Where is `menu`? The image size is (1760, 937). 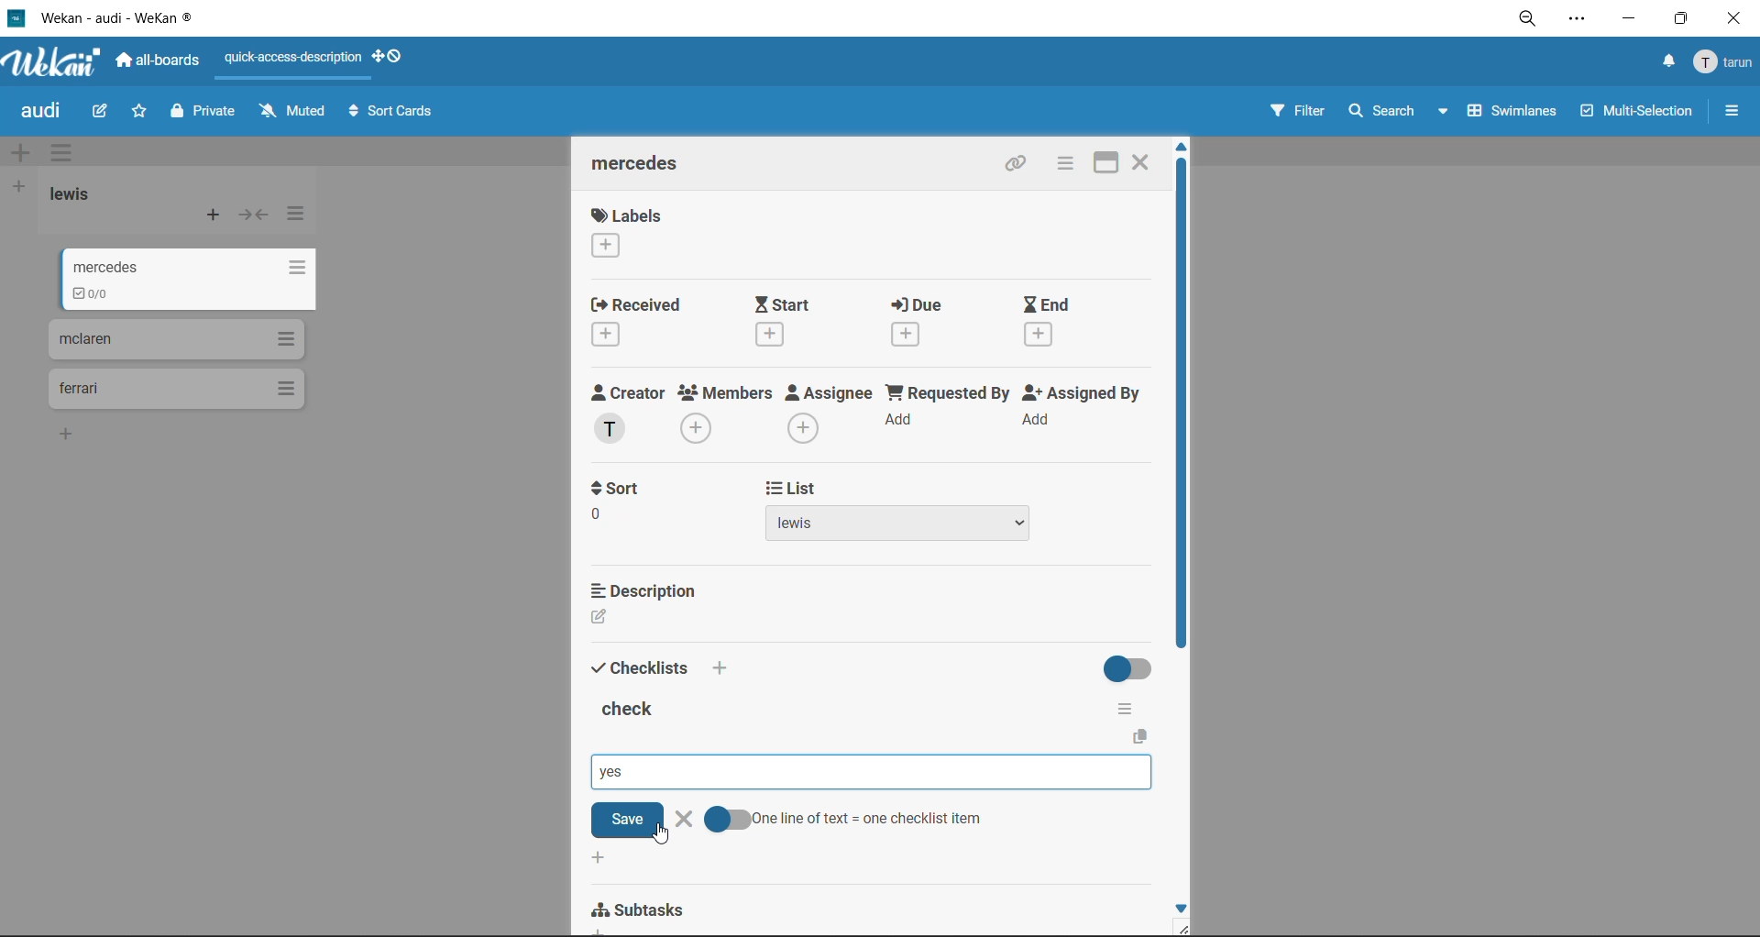
menu is located at coordinates (1725, 63).